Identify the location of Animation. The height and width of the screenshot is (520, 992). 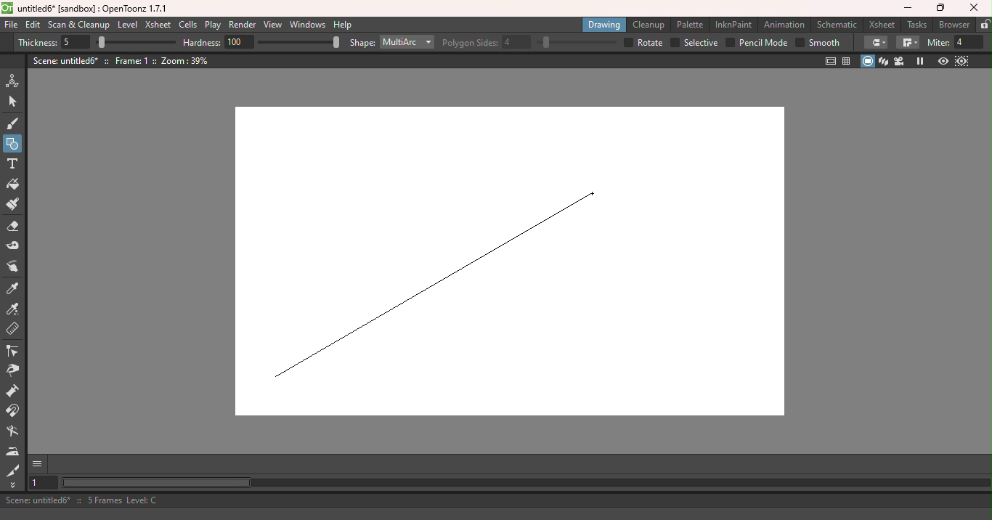
(784, 23).